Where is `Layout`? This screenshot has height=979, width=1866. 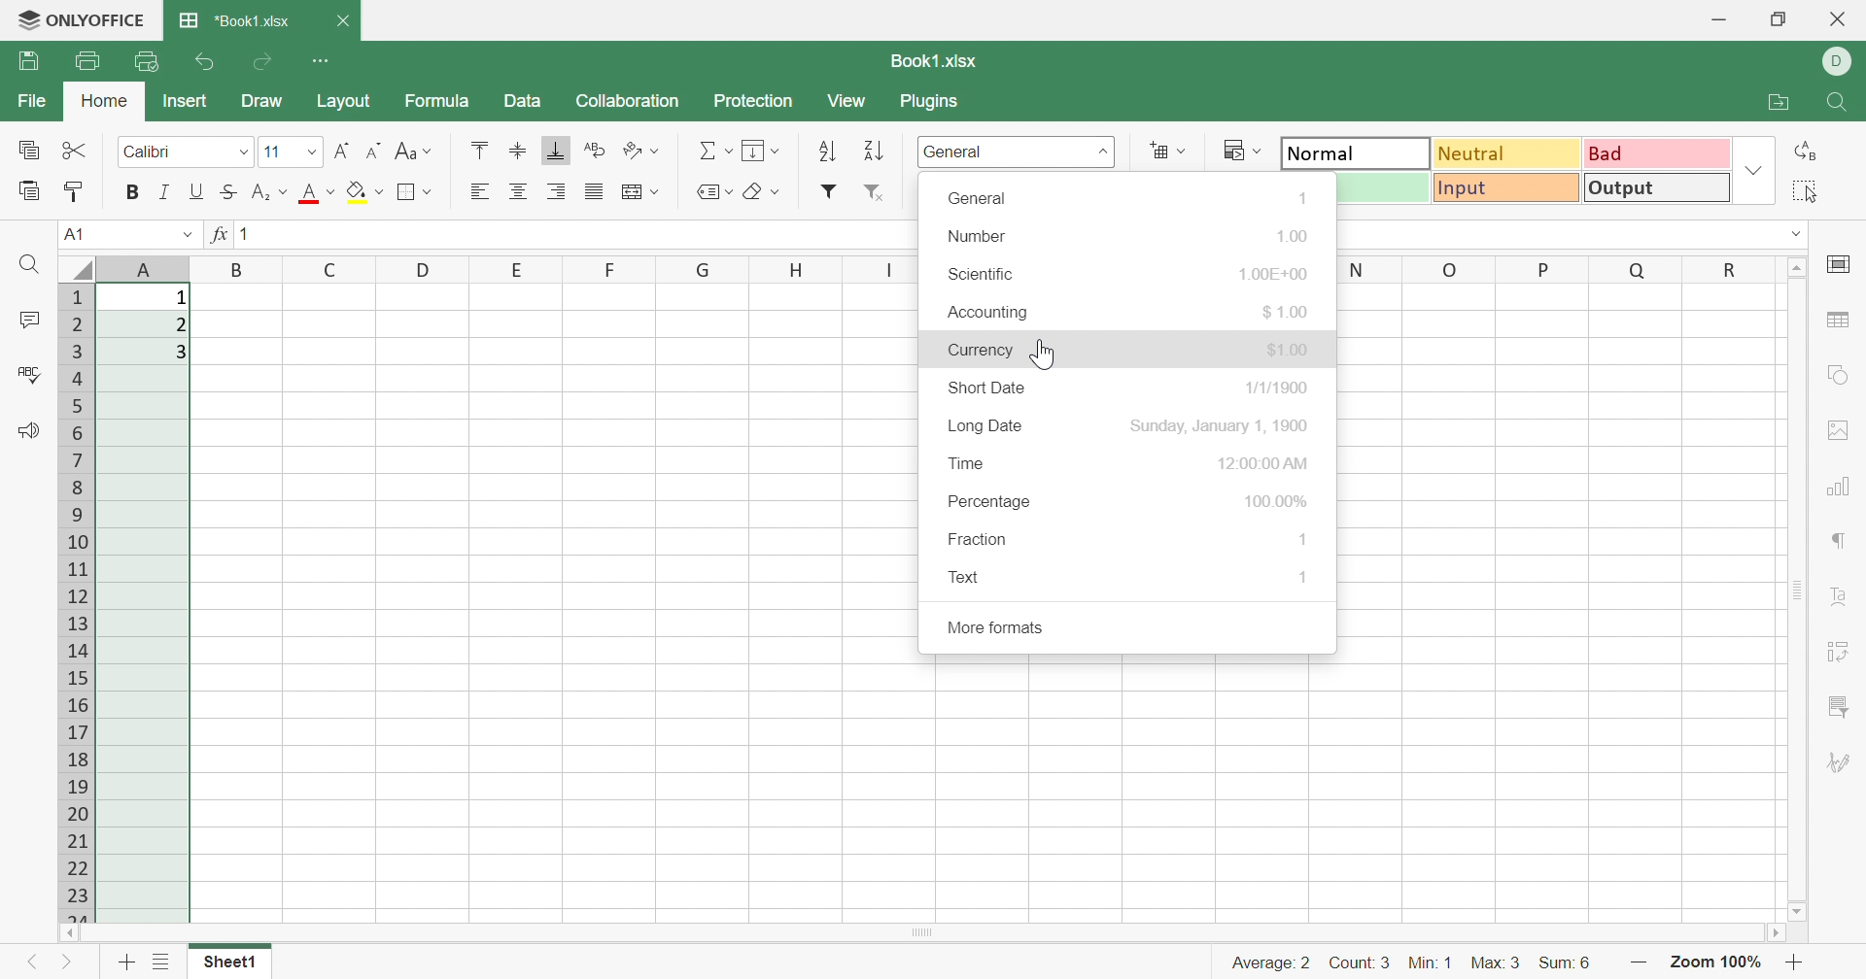
Layout is located at coordinates (343, 101).